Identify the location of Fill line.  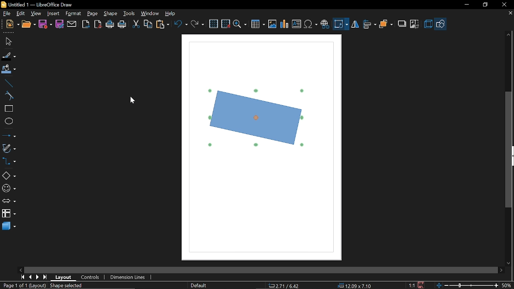
(8, 56).